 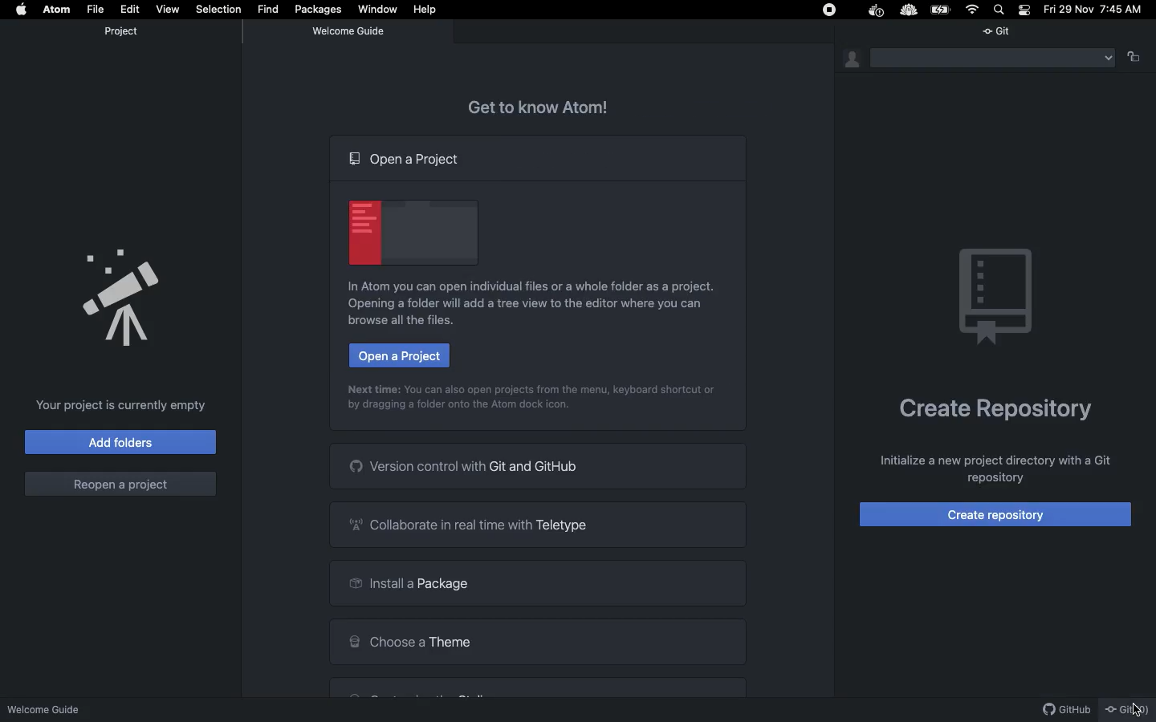 What do you see at coordinates (973, 10) in the screenshot?
I see `Internet` at bounding box center [973, 10].